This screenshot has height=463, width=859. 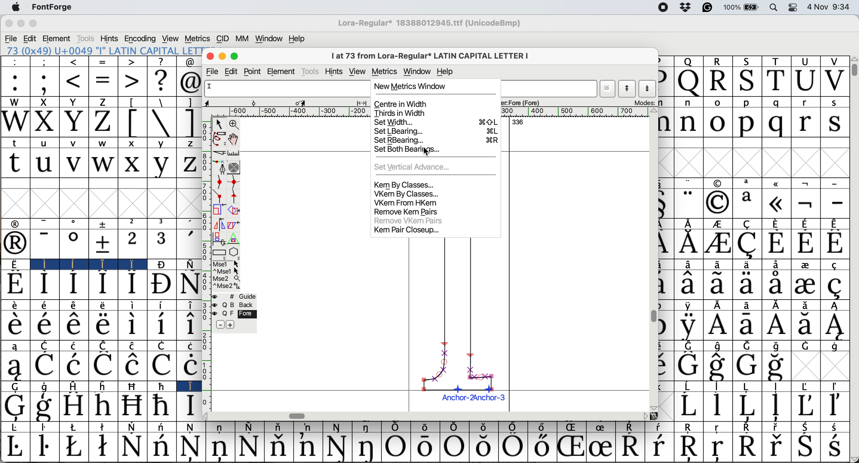 What do you see at coordinates (777, 346) in the screenshot?
I see `Symbol` at bounding box center [777, 346].